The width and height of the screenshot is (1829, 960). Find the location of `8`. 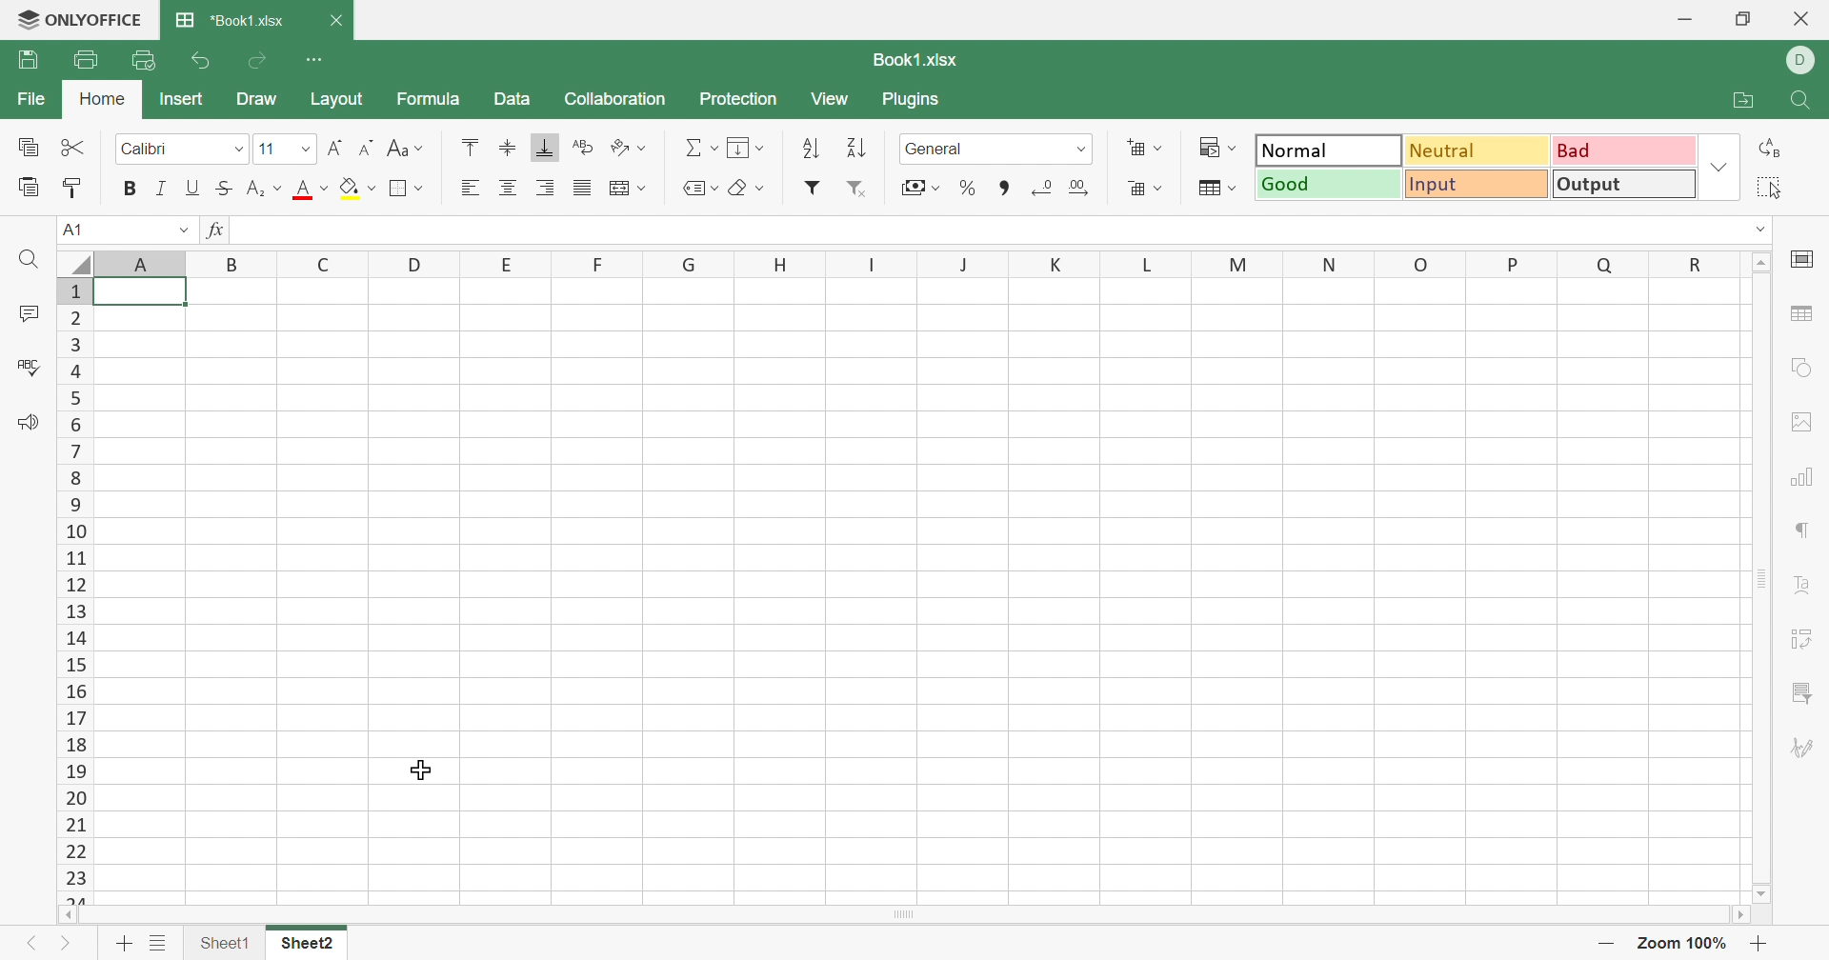

8 is located at coordinates (70, 480).